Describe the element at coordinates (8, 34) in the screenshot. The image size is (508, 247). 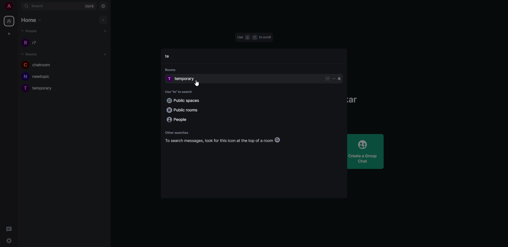
I see `create space` at that location.